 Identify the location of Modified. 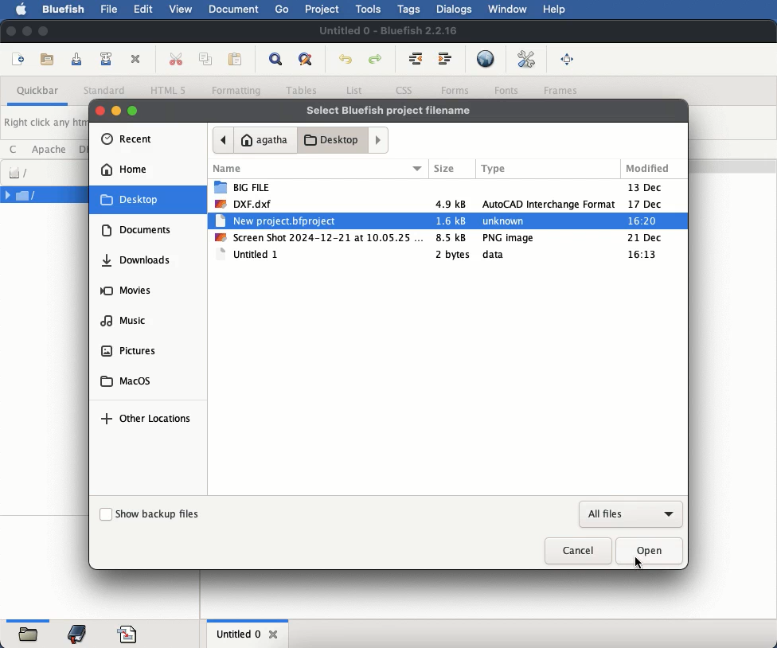
(650, 163).